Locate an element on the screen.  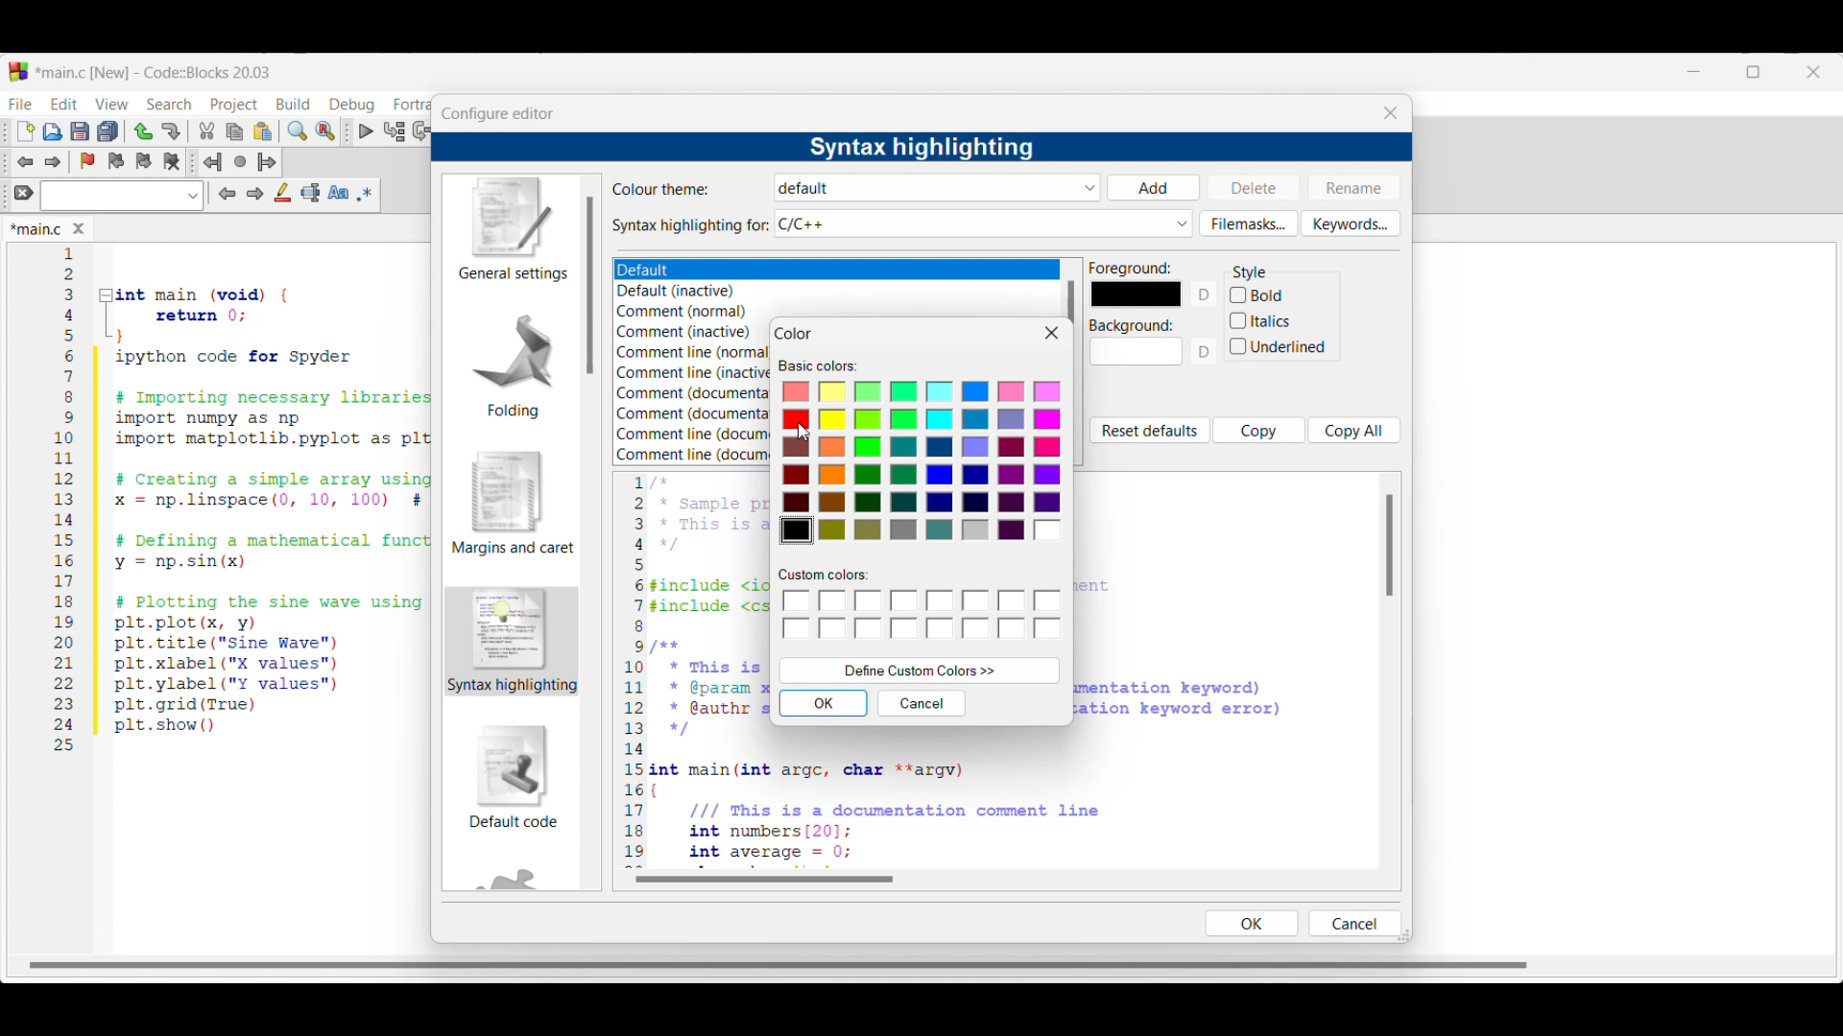
Highlight is located at coordinates (282, 192).